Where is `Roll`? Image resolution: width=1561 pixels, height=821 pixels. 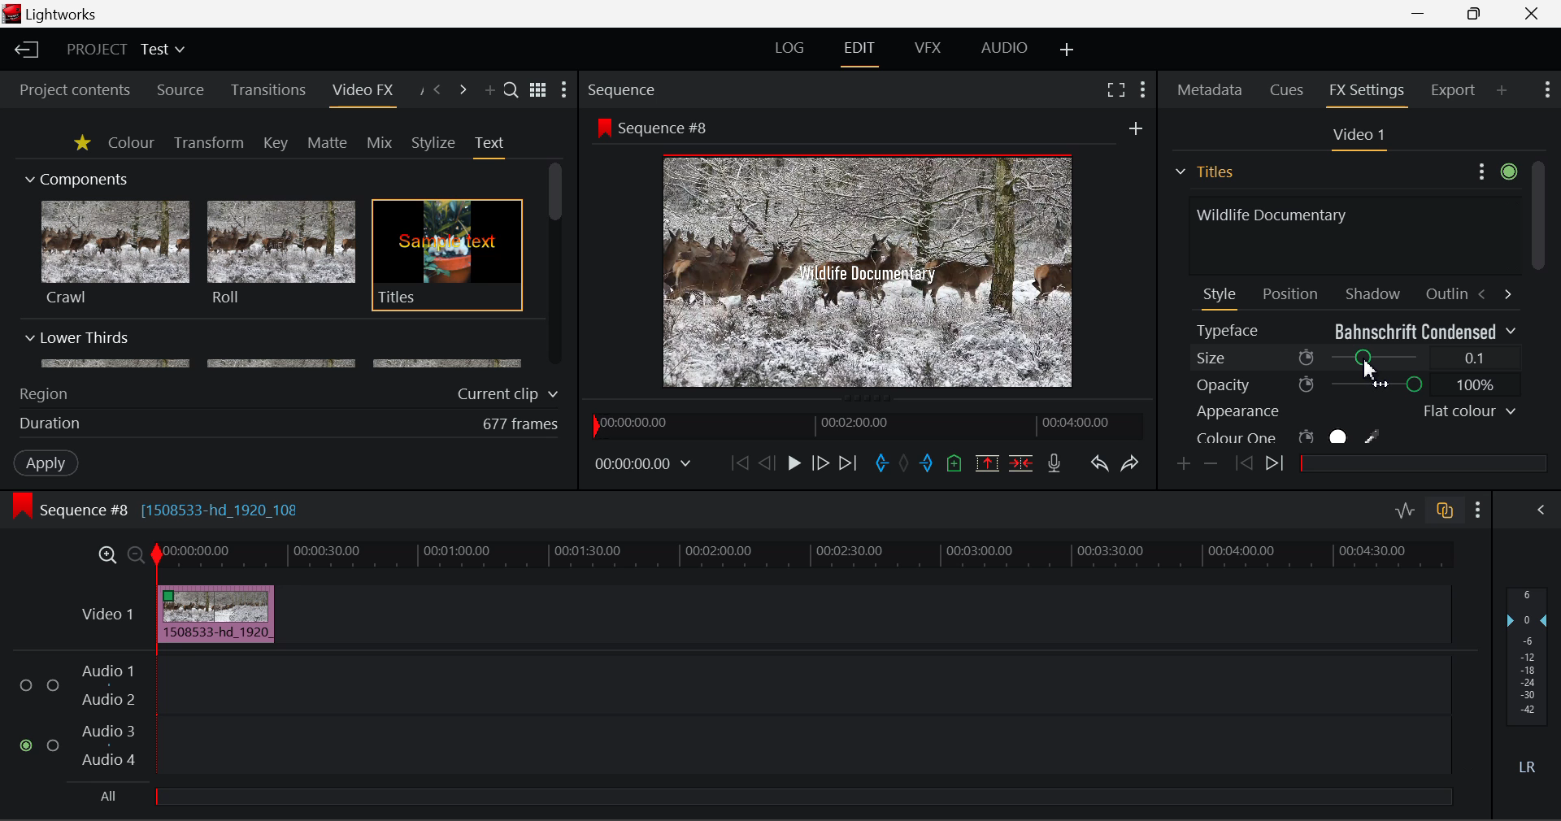 Roll is located at coordinates (280, 254).